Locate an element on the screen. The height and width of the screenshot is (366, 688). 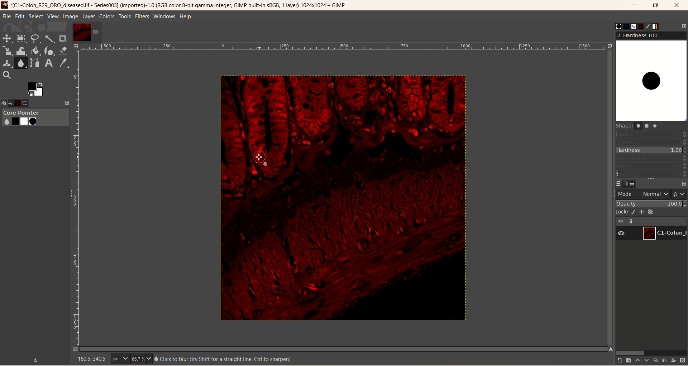
fuzzy select is located at coordinates (49, 40).